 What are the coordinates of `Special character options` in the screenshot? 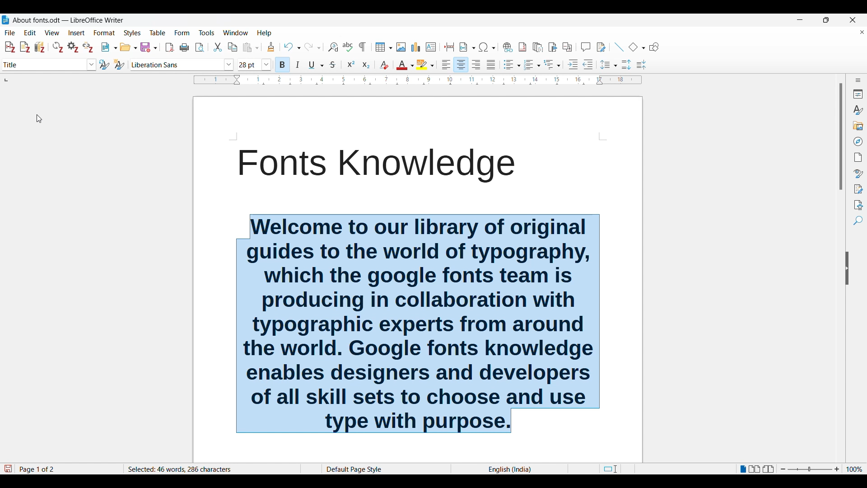 It's located at (487, 47).